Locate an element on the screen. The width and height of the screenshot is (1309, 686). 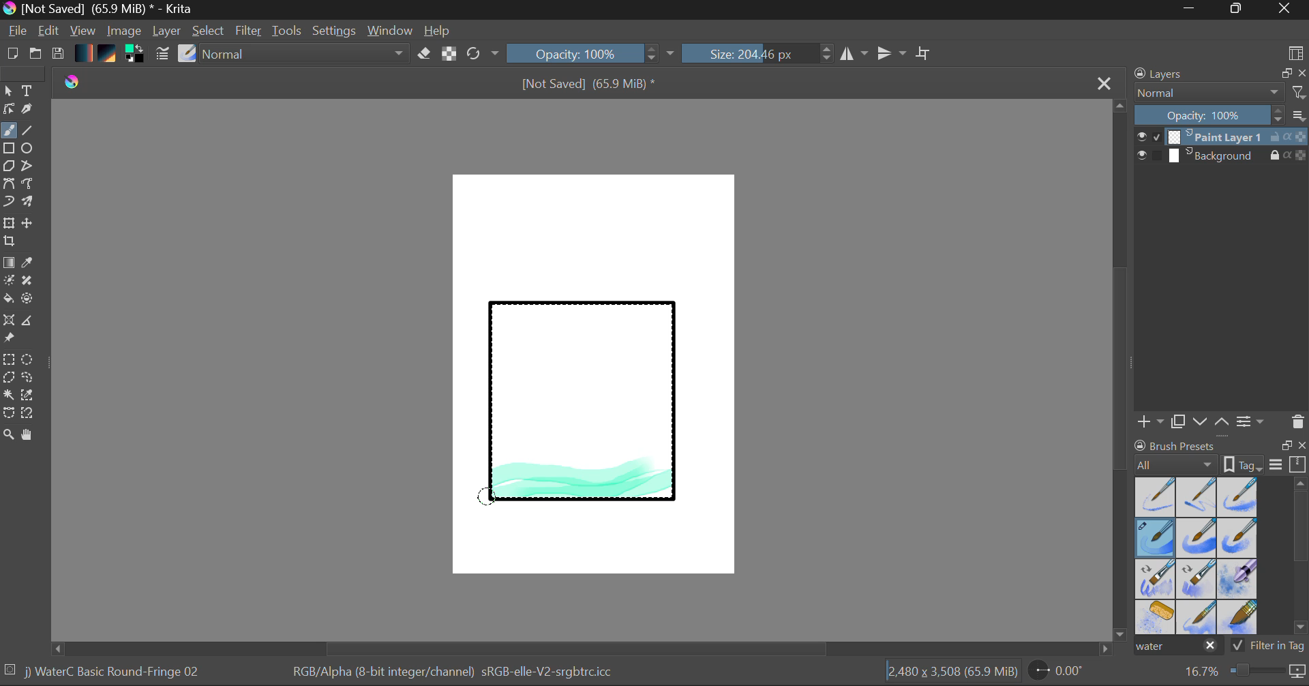
Water C - Grain Tilt is located at coordinates (1156, 579).